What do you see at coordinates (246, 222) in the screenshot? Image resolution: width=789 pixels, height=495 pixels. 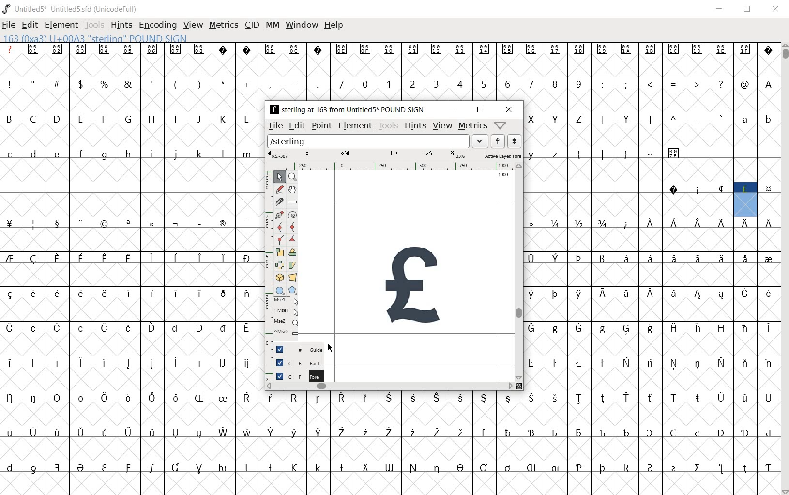 I see `Symbol` at bounding box center [246, 222].